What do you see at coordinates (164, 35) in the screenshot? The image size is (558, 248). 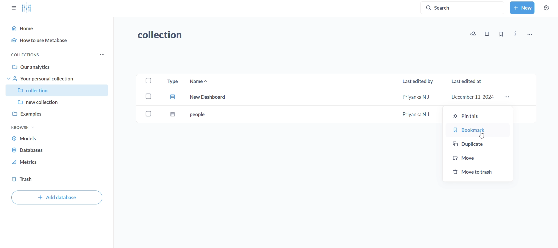 I see `collection` at bounding box center [164, 35].